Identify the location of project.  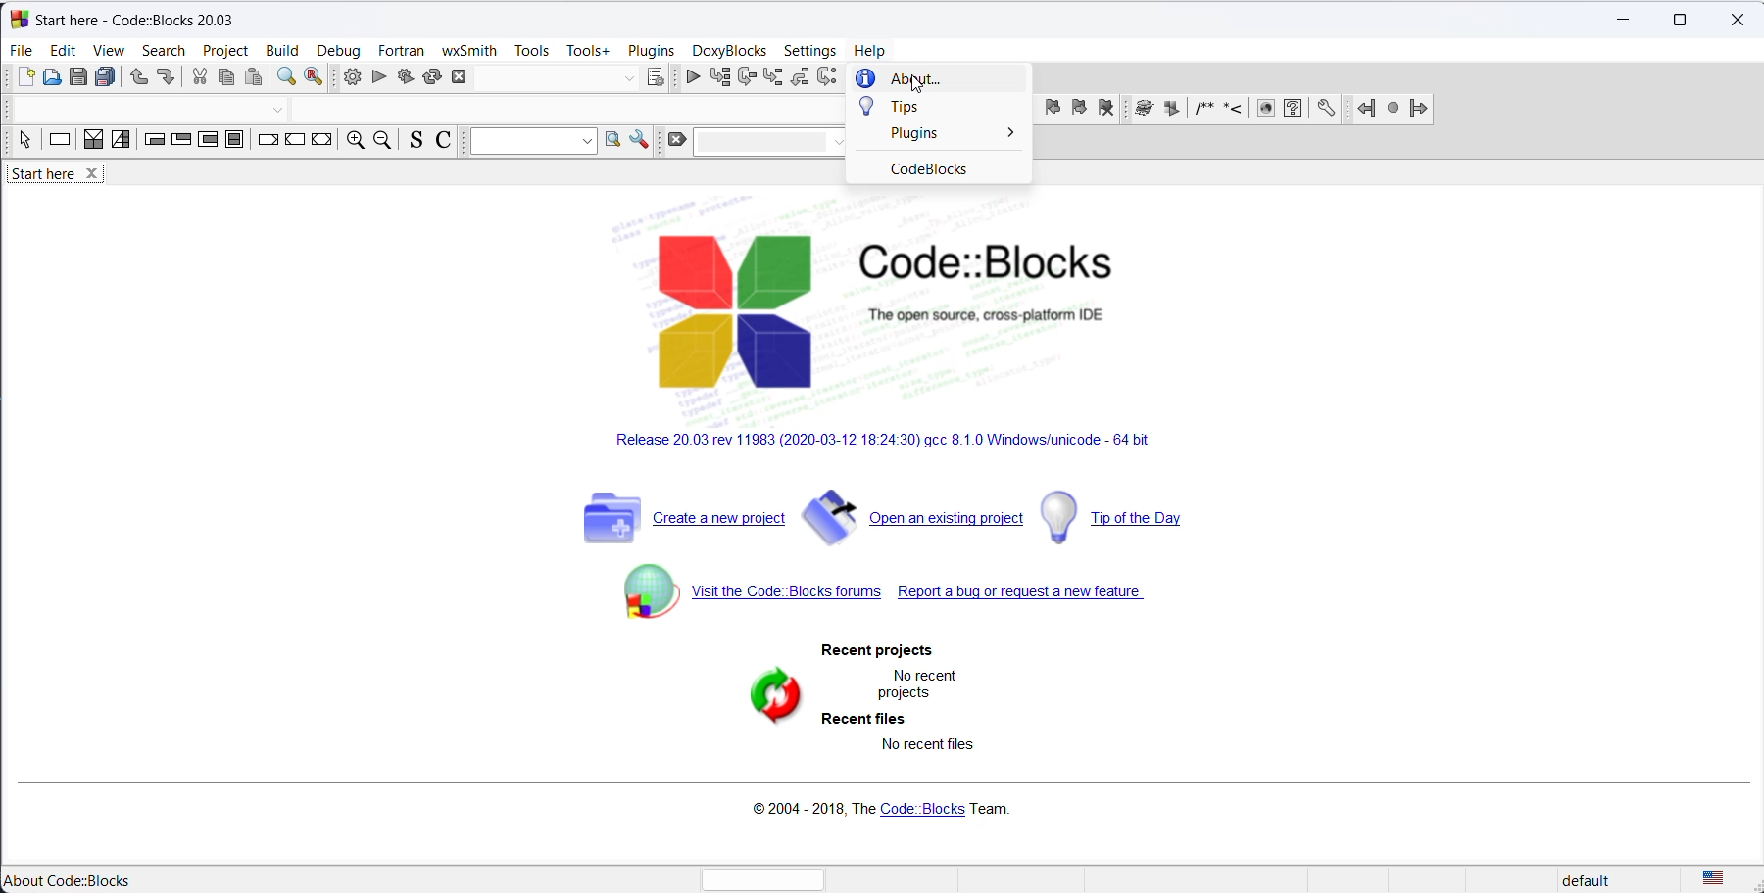
(225, 50).